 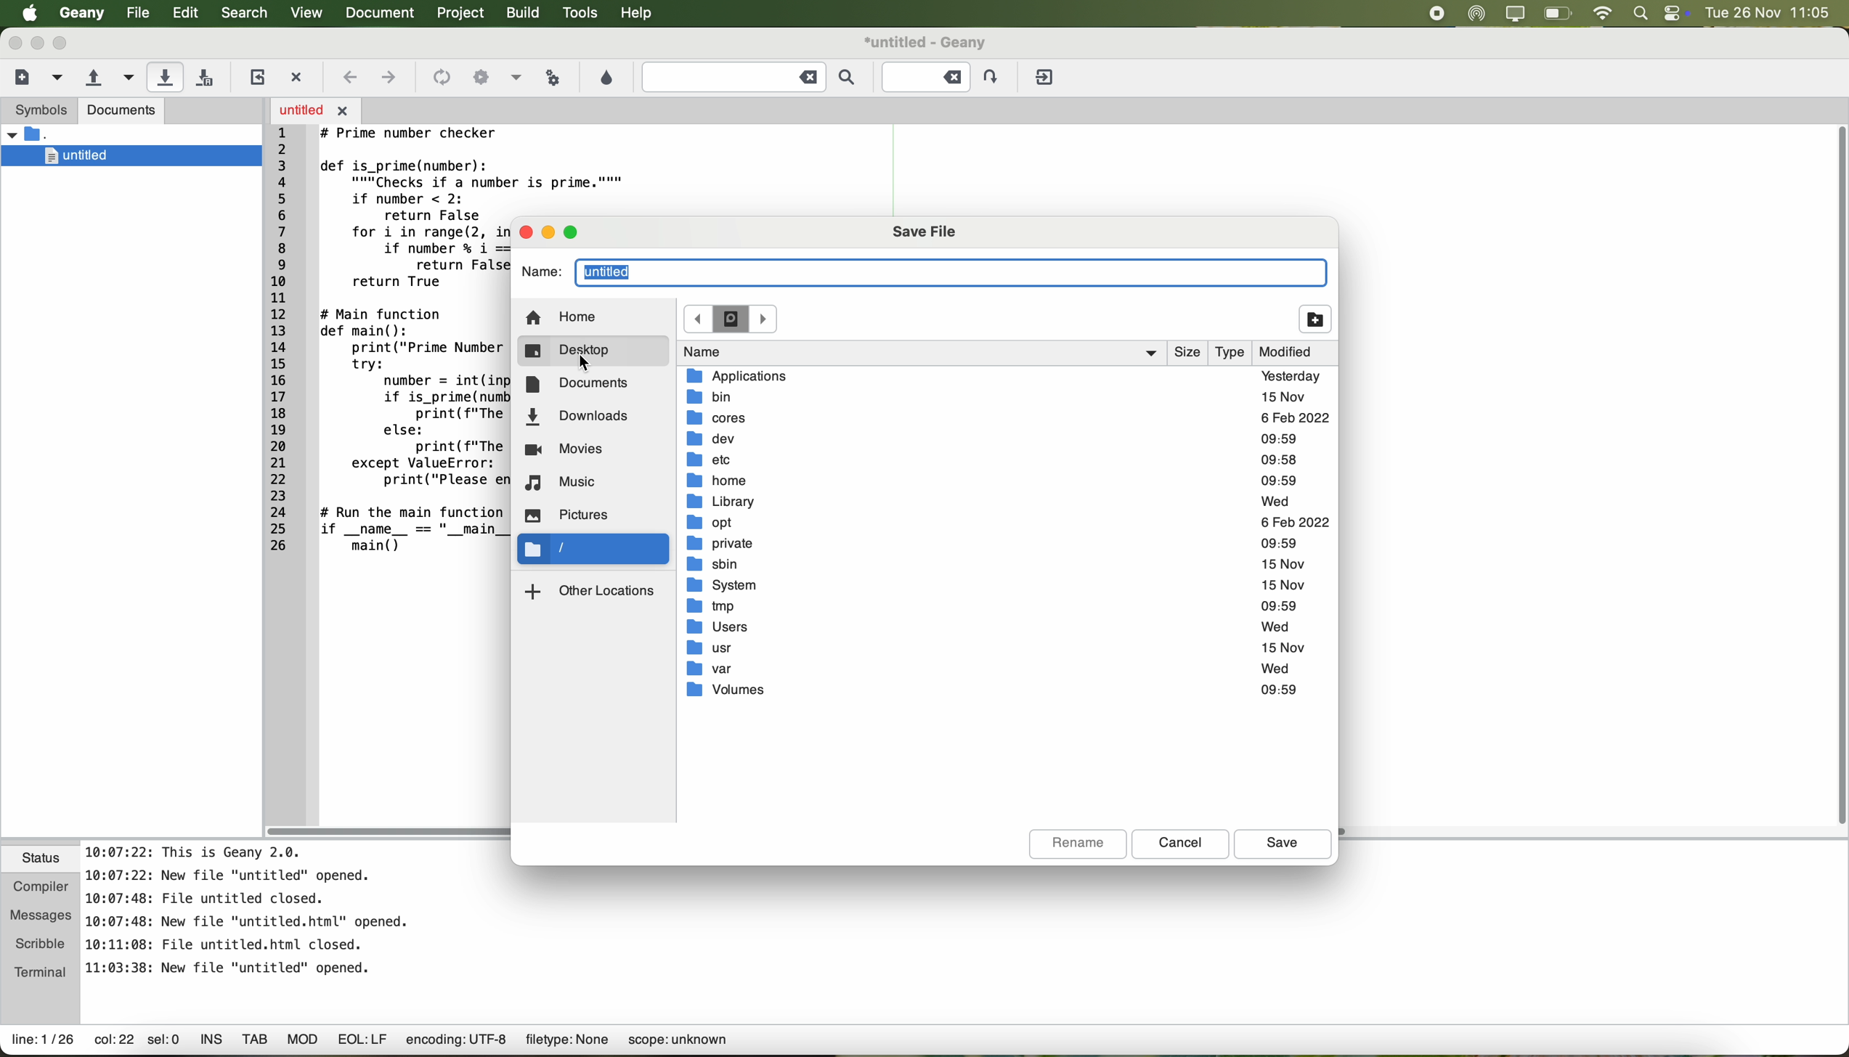 I want to click on usr, so click(x=998, y=646).